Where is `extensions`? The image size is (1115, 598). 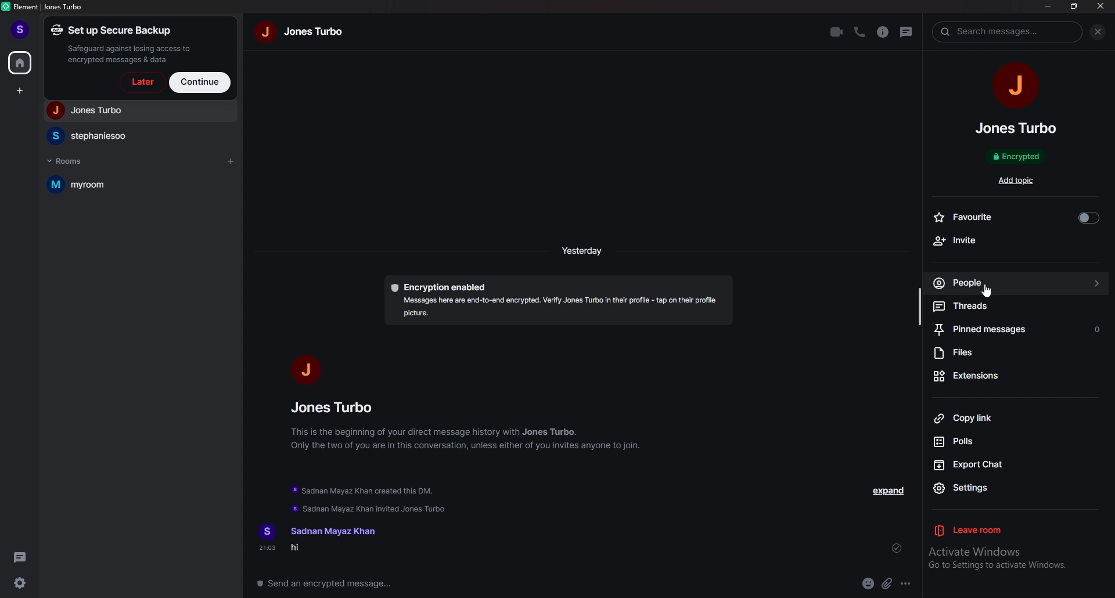
extensions is located at coordinates (1013, 375).